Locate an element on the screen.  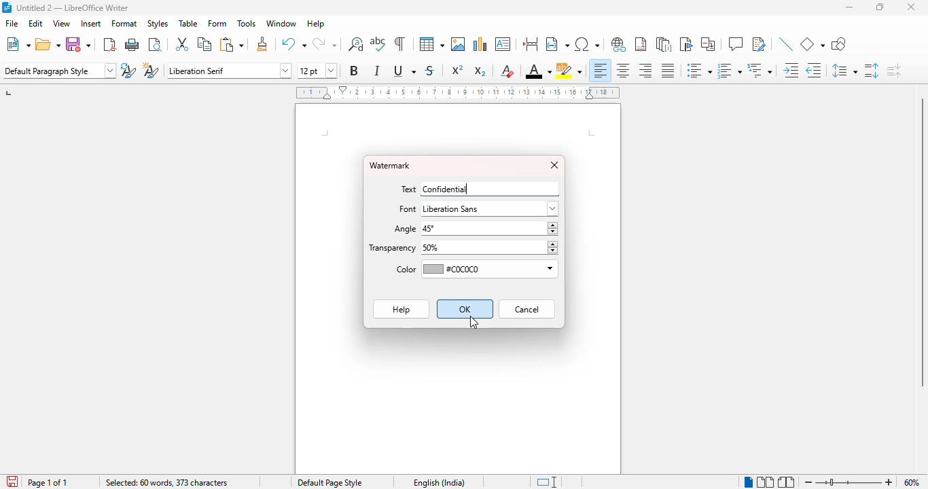
multi-page view is located at coordinates (765, 482).